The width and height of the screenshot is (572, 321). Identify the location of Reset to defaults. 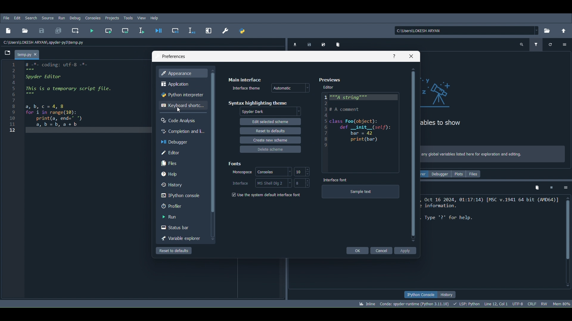
(269, 131).